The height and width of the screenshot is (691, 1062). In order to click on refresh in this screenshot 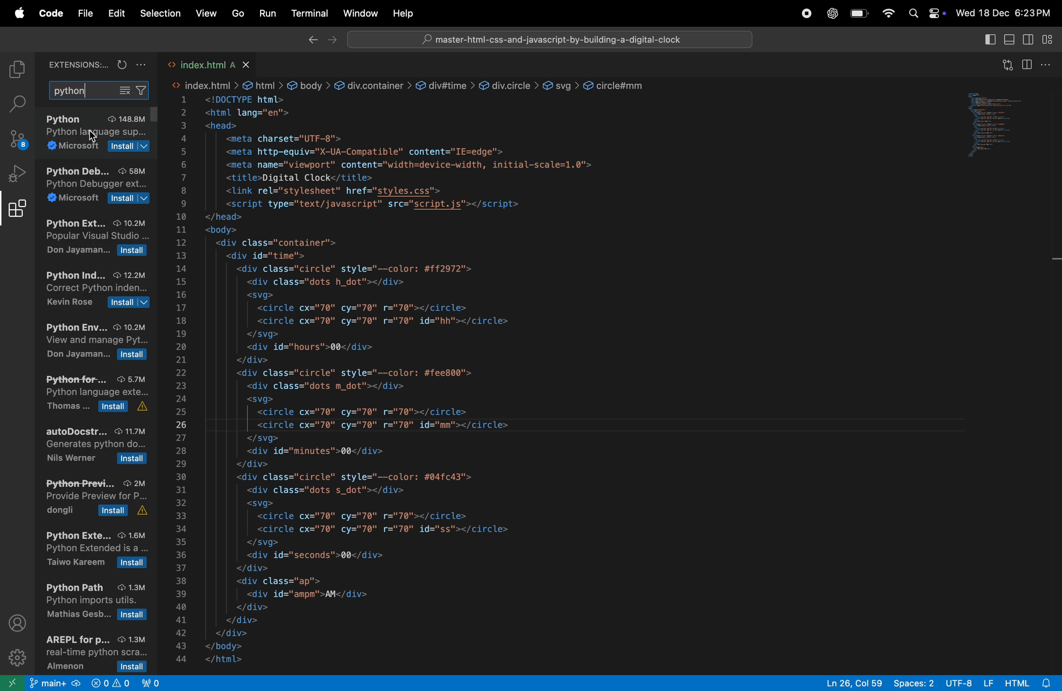, I will do `click(120, 64)`.